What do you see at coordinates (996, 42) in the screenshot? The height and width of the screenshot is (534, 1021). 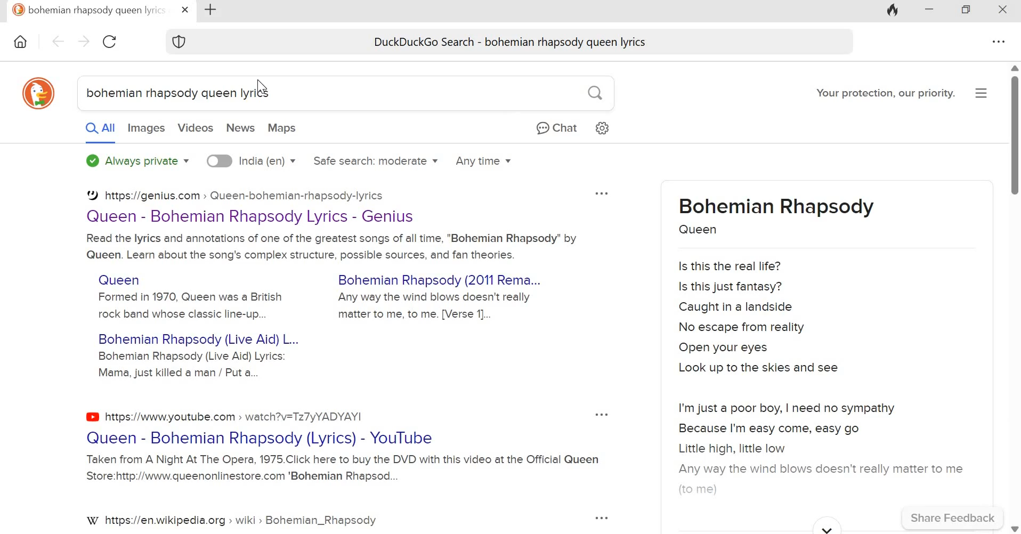 I see `settings` at bounding box center [996, 42].